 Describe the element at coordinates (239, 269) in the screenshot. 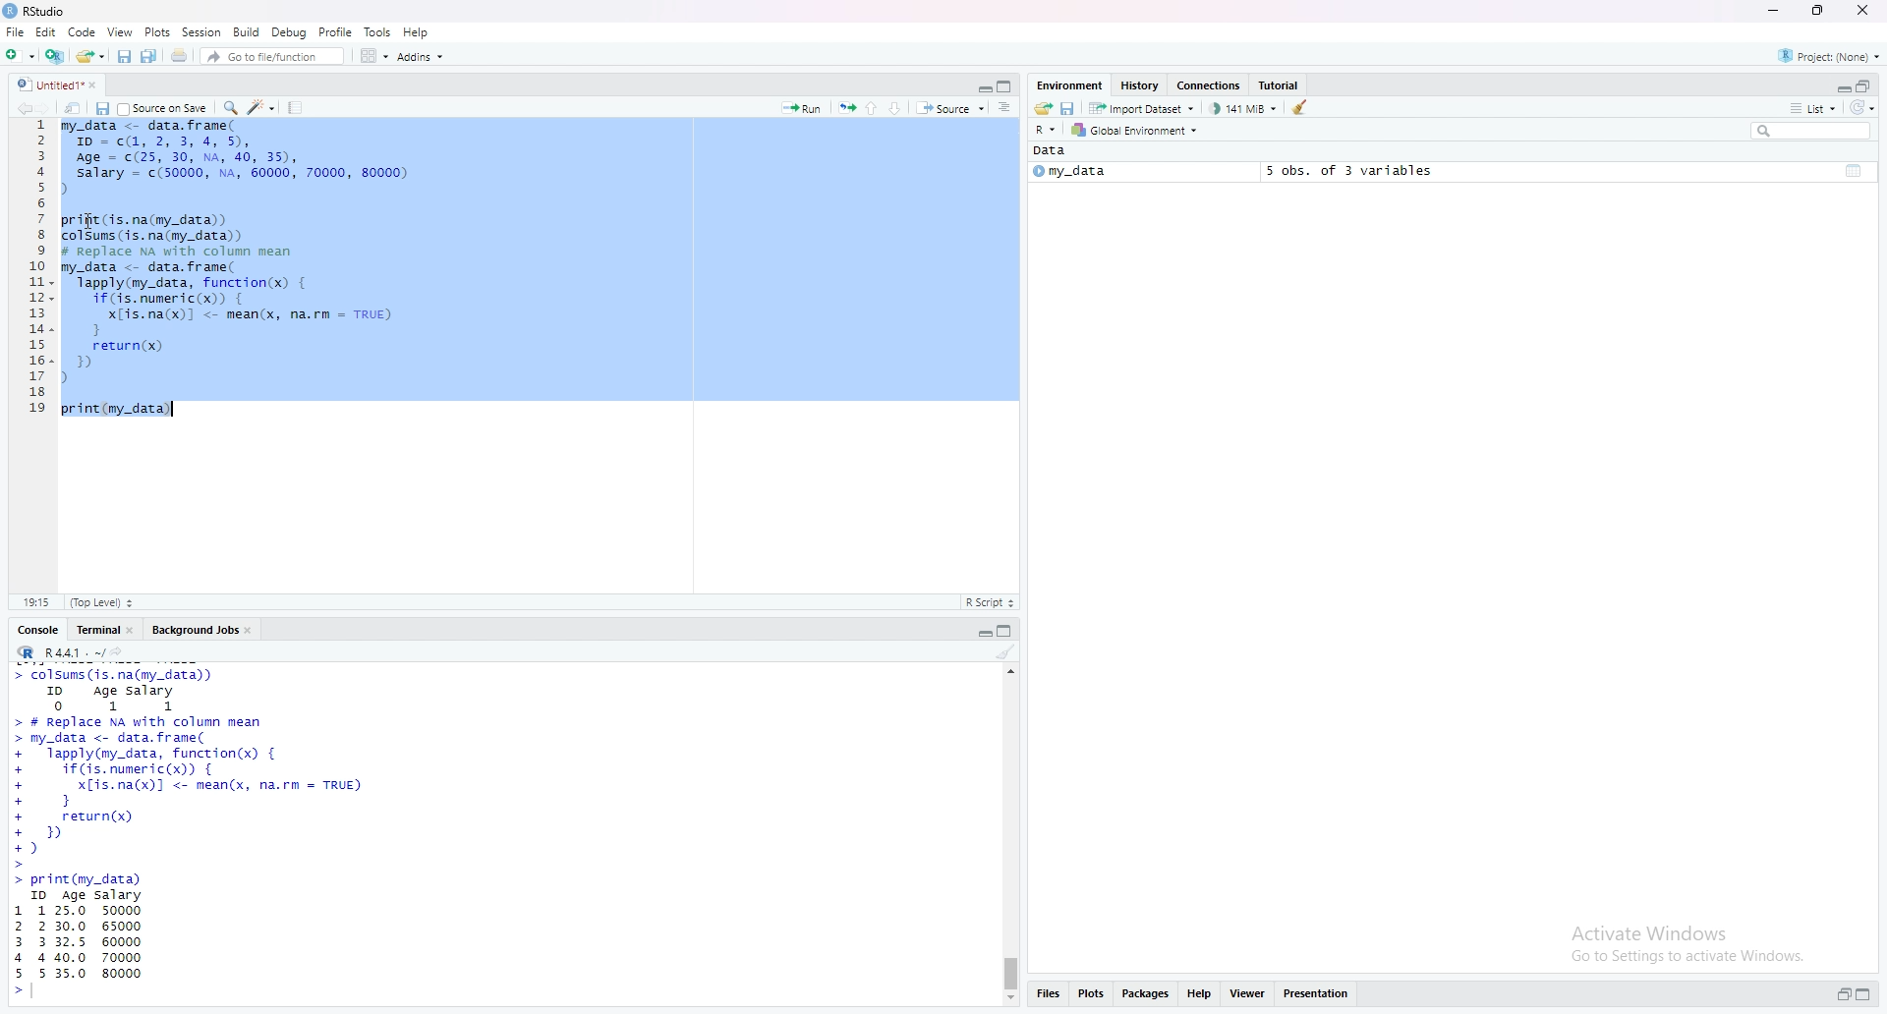

I see `data frame code` at that location.